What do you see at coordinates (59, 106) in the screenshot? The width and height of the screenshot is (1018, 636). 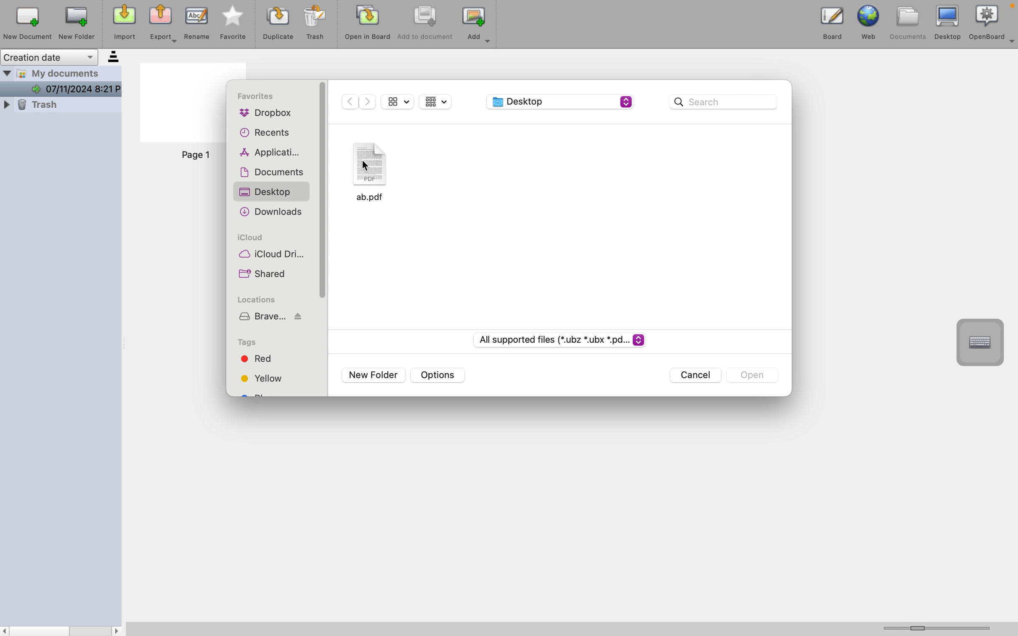 I see `trsh` at bounding box center [59, 106].